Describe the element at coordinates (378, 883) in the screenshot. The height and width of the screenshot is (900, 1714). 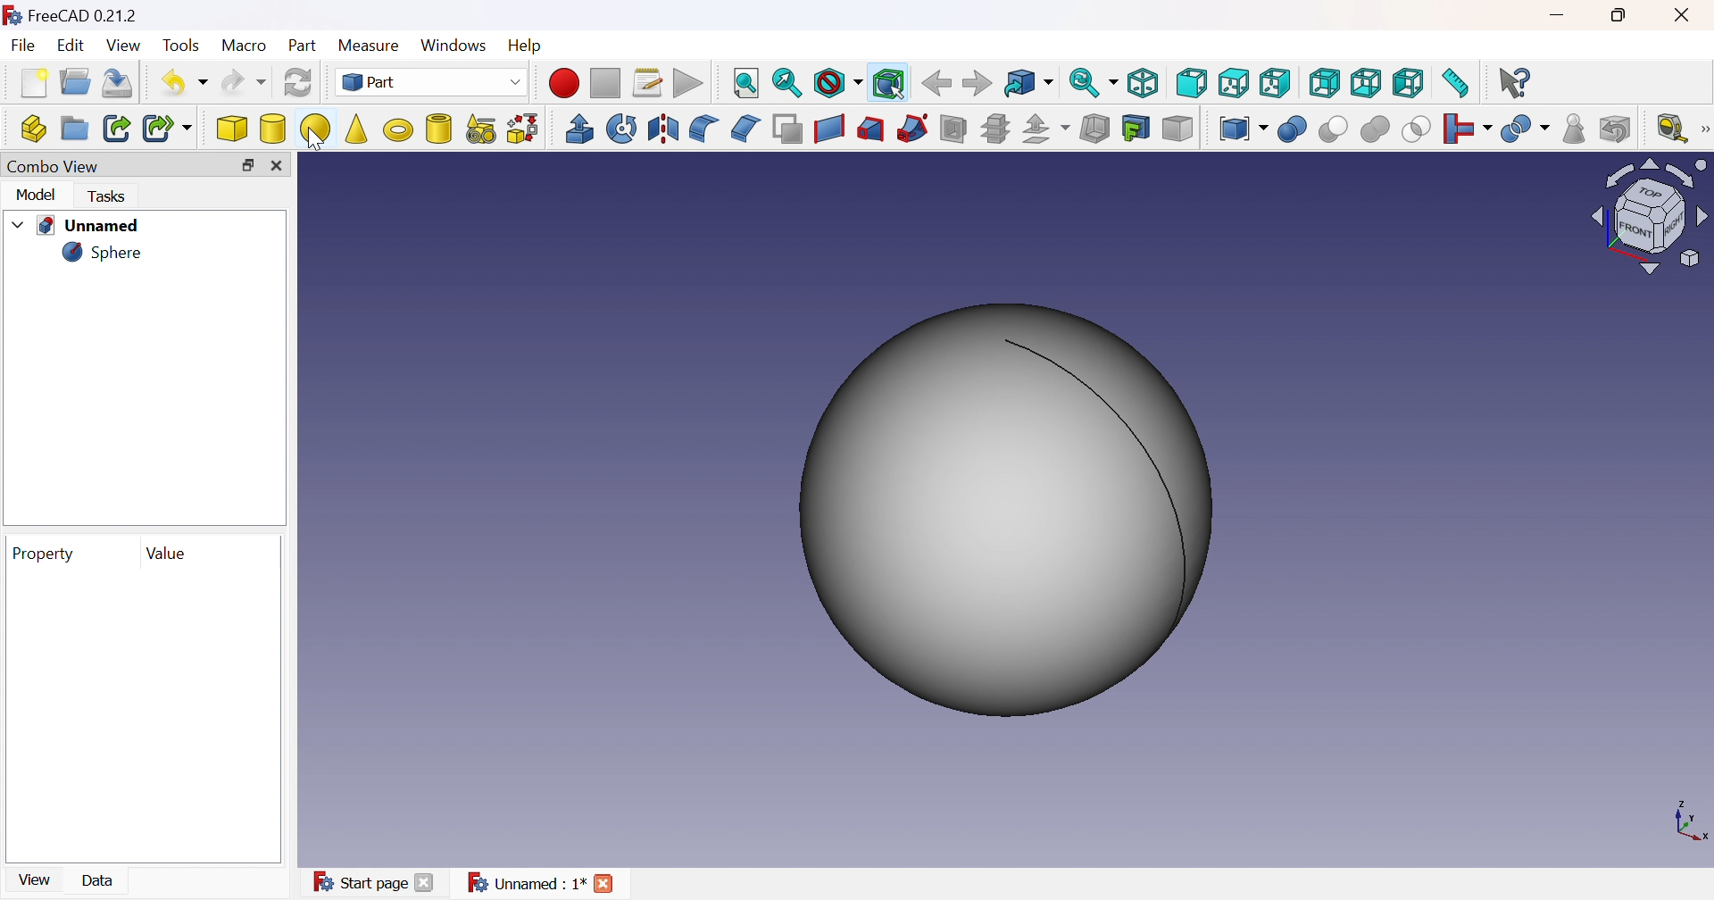
I see `Start page ` at that location.